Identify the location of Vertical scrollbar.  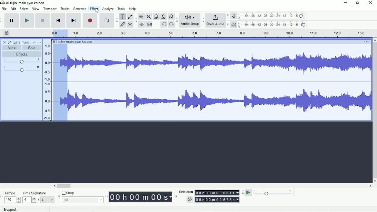
(374, 110).